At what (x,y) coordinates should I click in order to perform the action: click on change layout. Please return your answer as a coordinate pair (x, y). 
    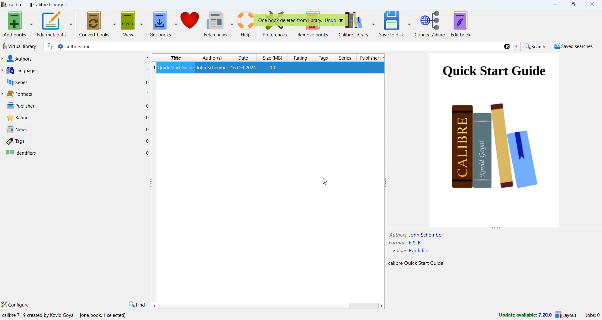
    Looking at the image, I should click on (566, 316).